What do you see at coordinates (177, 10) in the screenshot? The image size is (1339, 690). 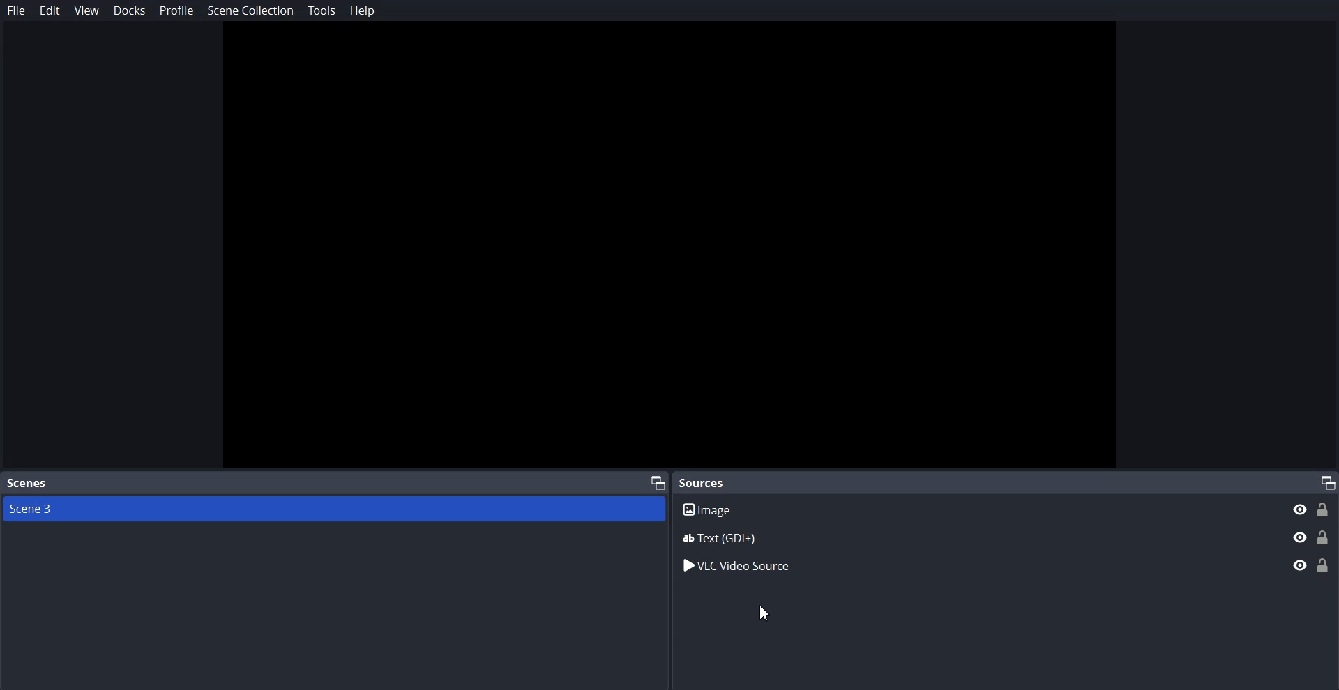 I see `Profile` at bounding box center [177, 10].